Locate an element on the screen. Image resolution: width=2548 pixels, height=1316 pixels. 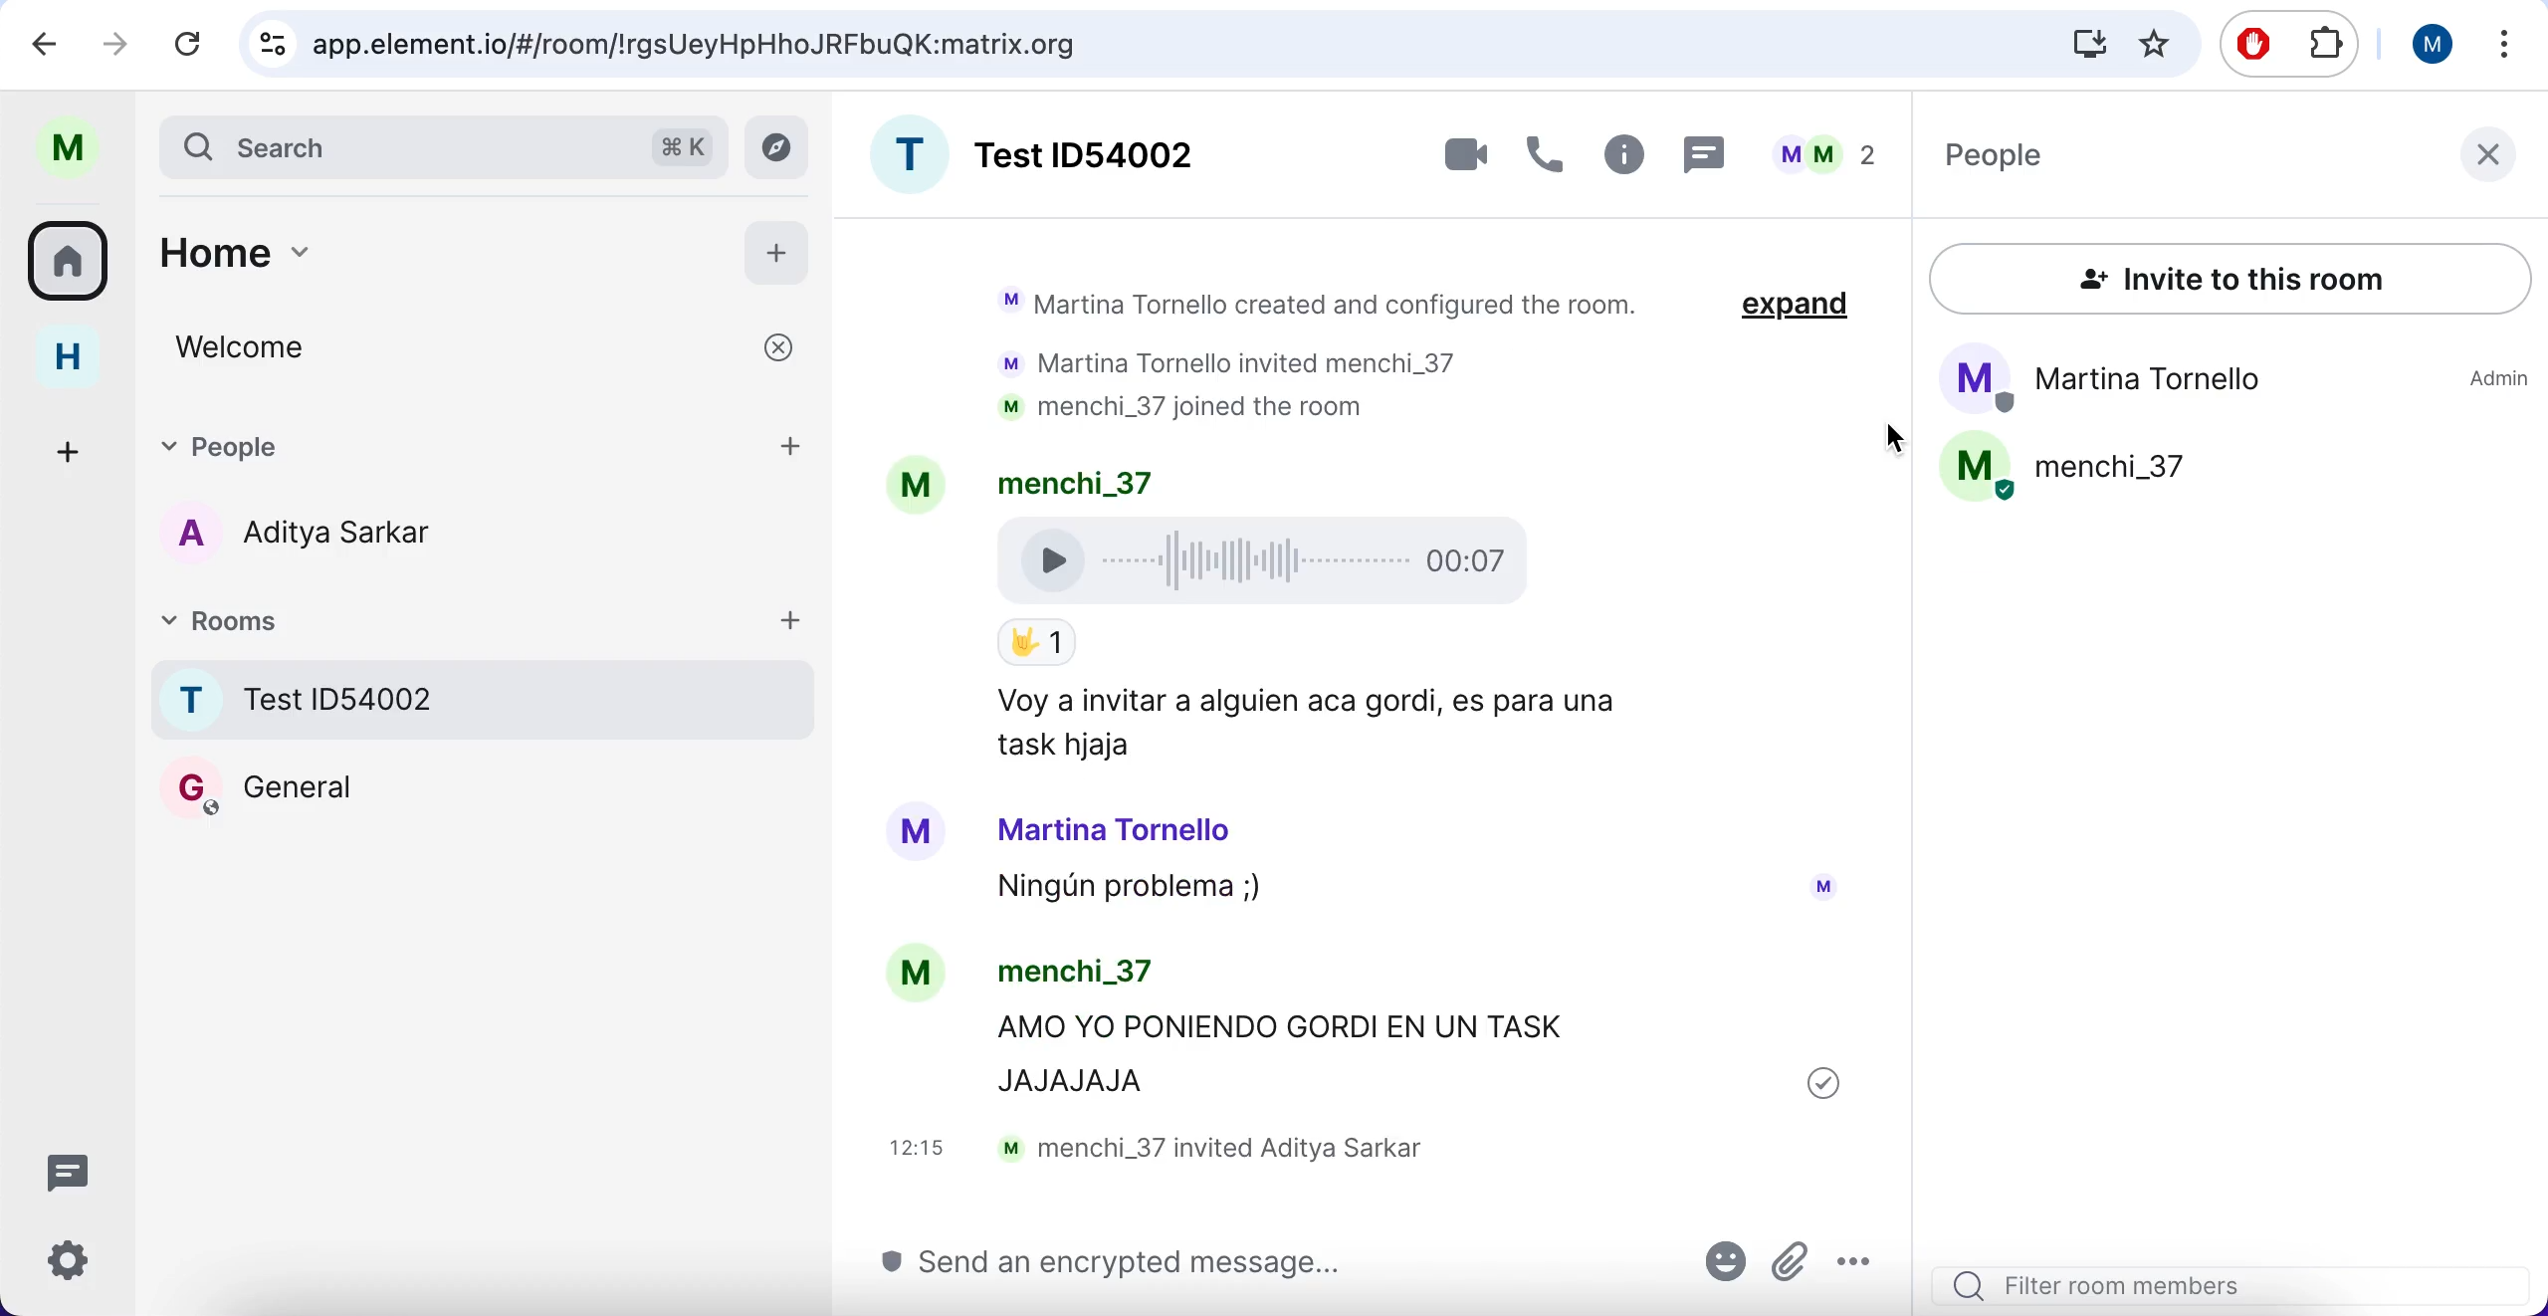
attachments is located at coordinates (1795, 1254).